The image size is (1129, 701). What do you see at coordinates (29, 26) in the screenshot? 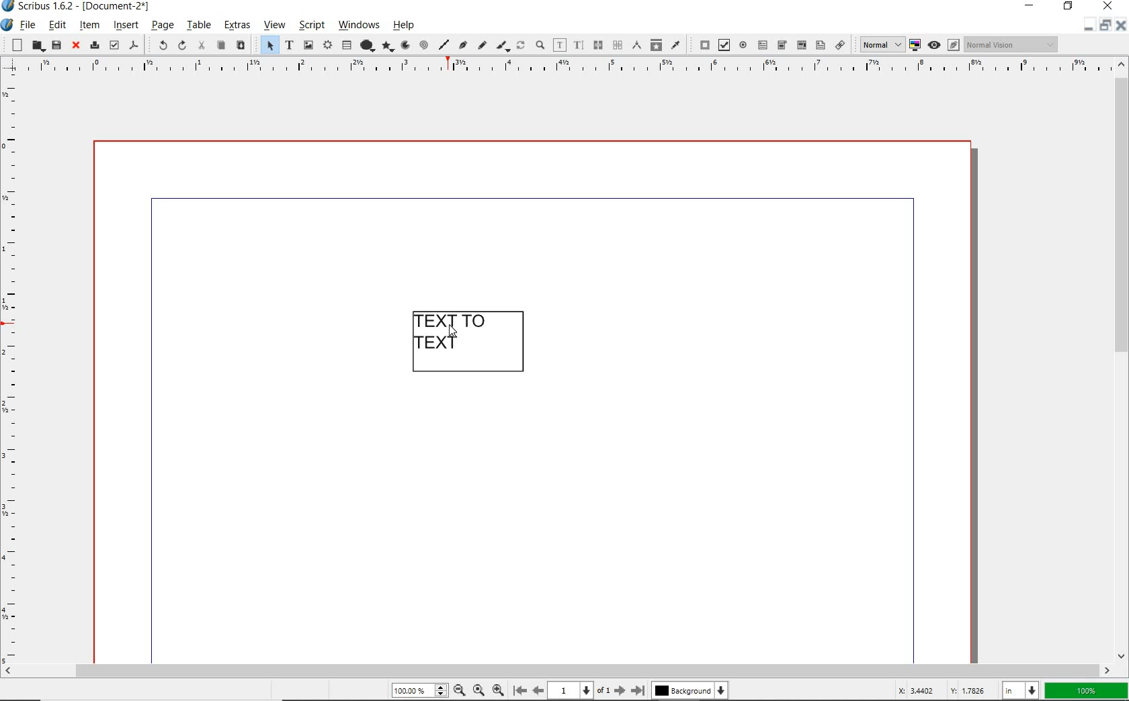
I see `file` at bounding box center [29, 26].